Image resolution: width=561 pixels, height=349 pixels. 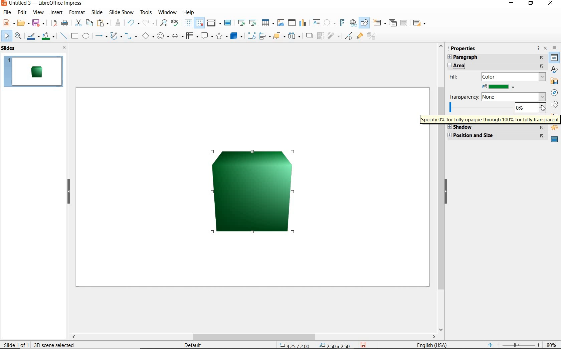 I want to click on table, so click(x=267, y=22).